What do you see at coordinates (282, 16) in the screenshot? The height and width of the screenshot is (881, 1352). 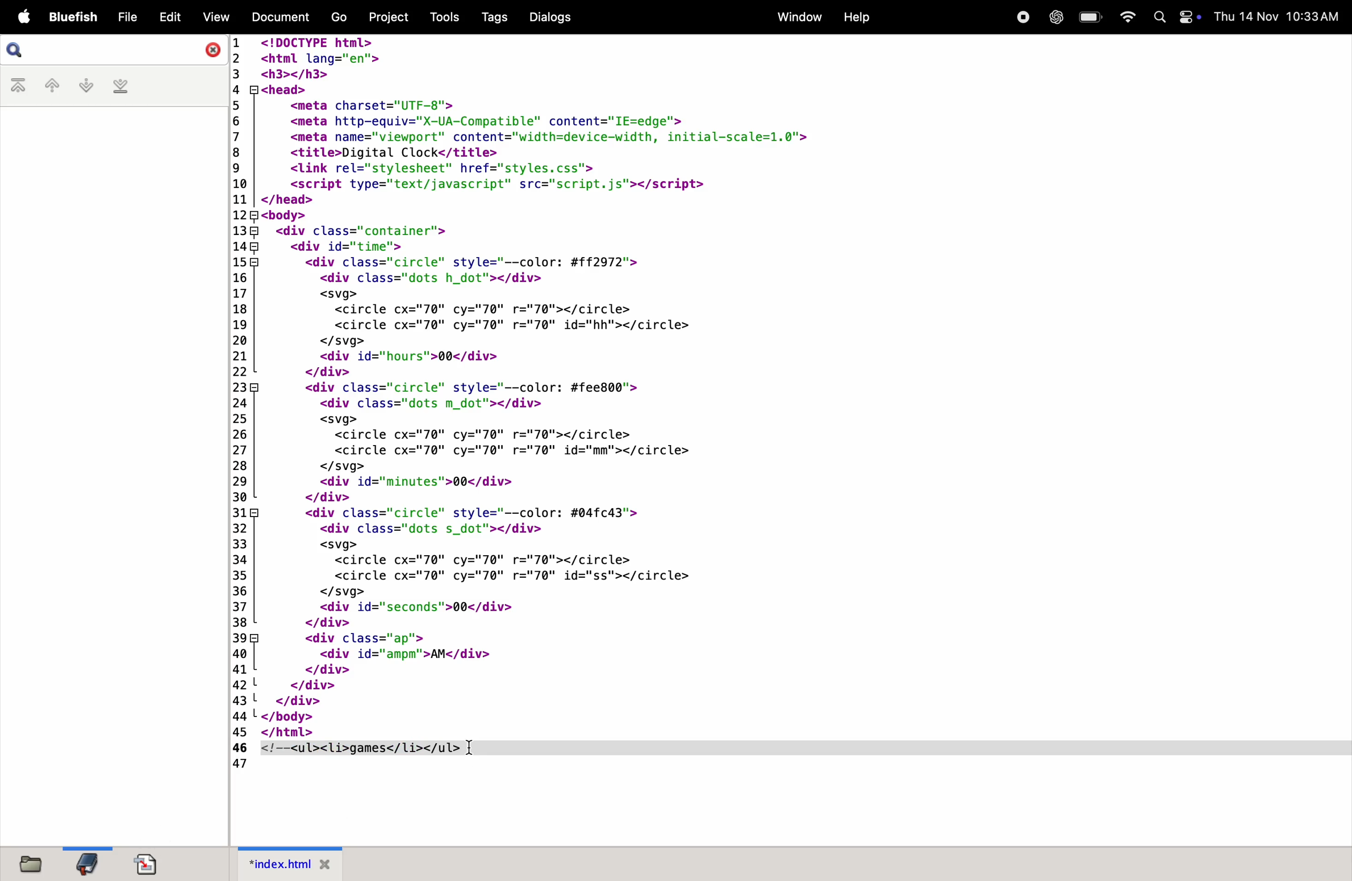 I see `Document` at bounding box center [282, 16].